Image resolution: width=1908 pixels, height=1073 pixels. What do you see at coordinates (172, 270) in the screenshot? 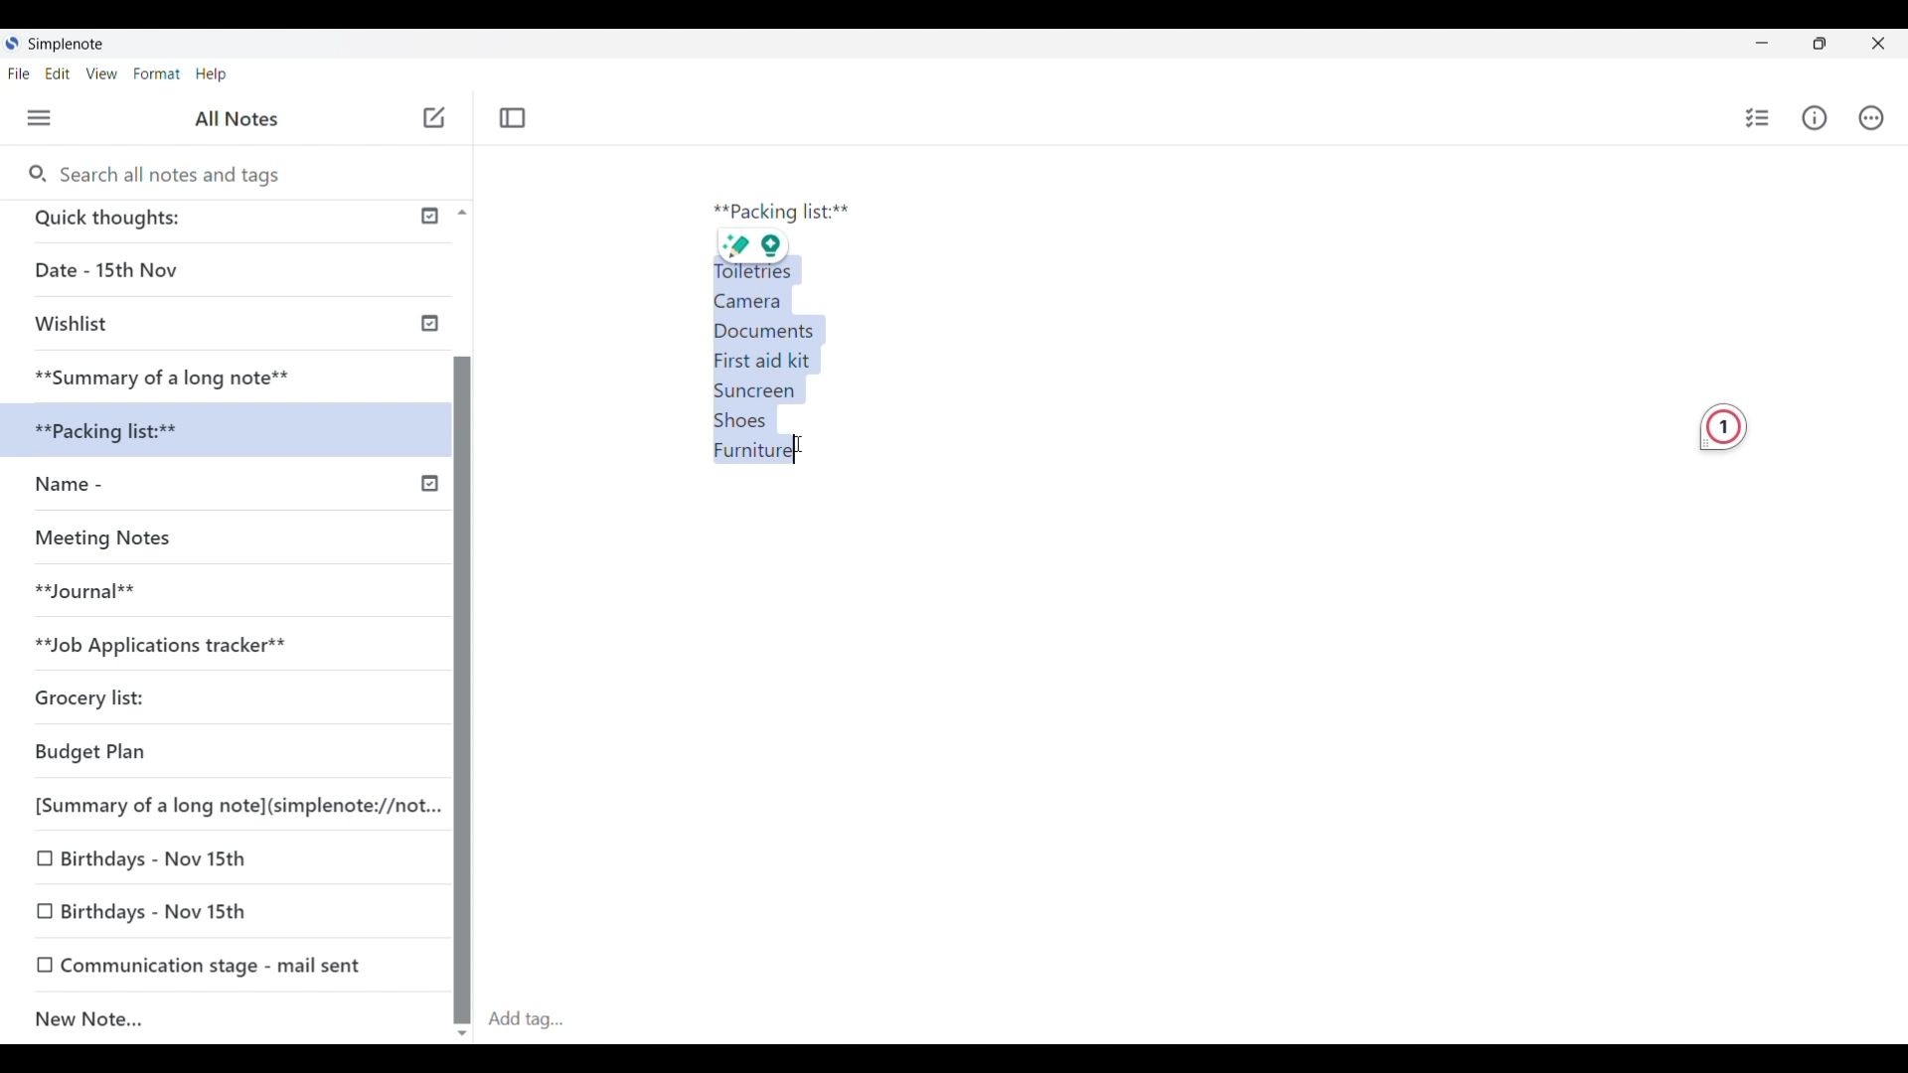
I see `Date - 15th Nov` at bounding box center [172, 270].